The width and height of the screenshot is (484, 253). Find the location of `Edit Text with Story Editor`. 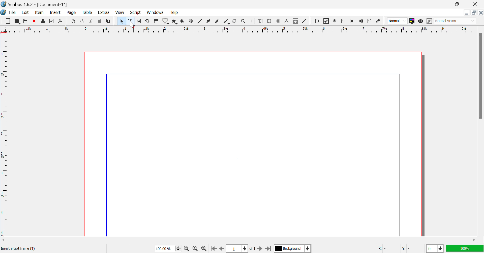

Edit Text with Story Editor is located at coordinates (261, 22).